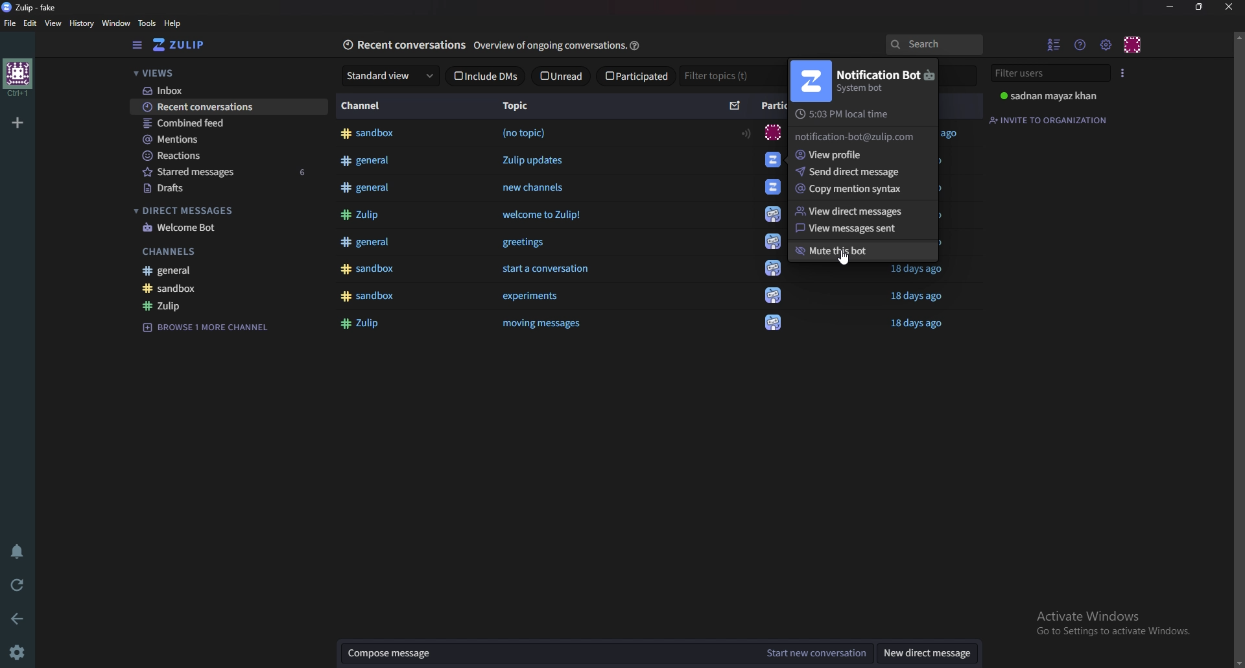 The height and width of the screenshot is (668, 1245). What do you see at coordinates (19, 121) in the screenshot?
I see `Add organization` at bounding box center [19, 121].